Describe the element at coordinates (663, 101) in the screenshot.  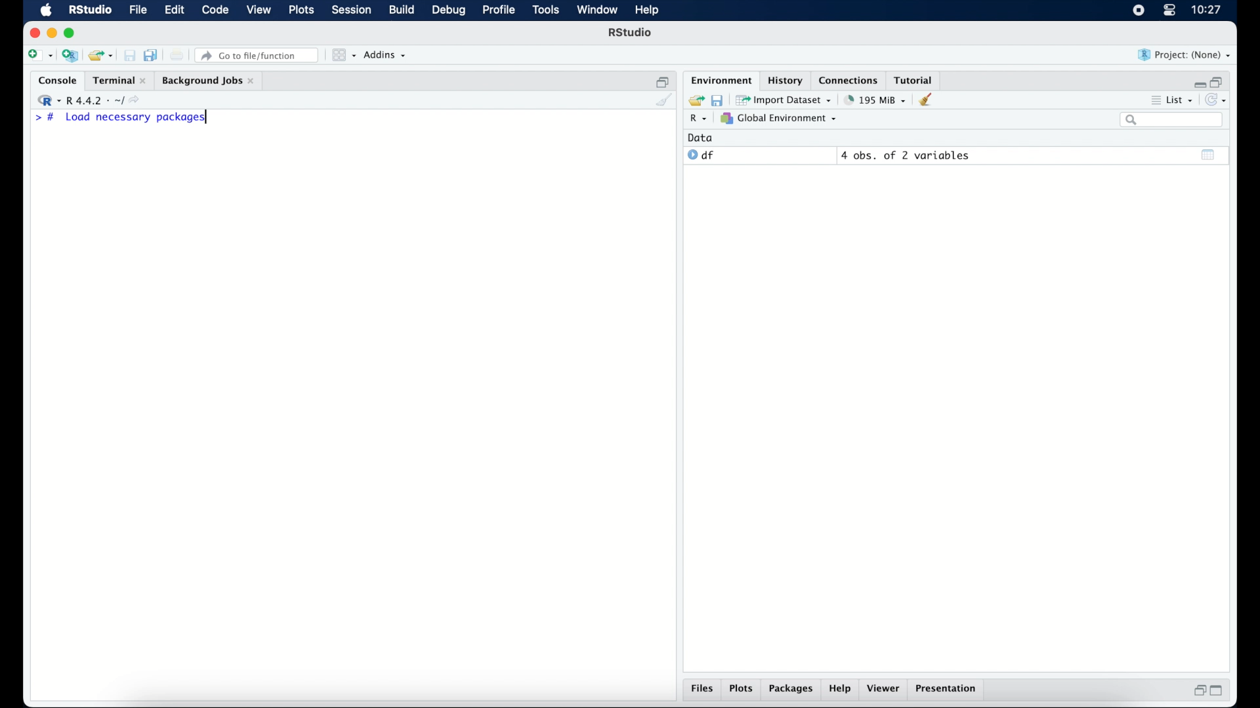
I see `clear console` at that location.